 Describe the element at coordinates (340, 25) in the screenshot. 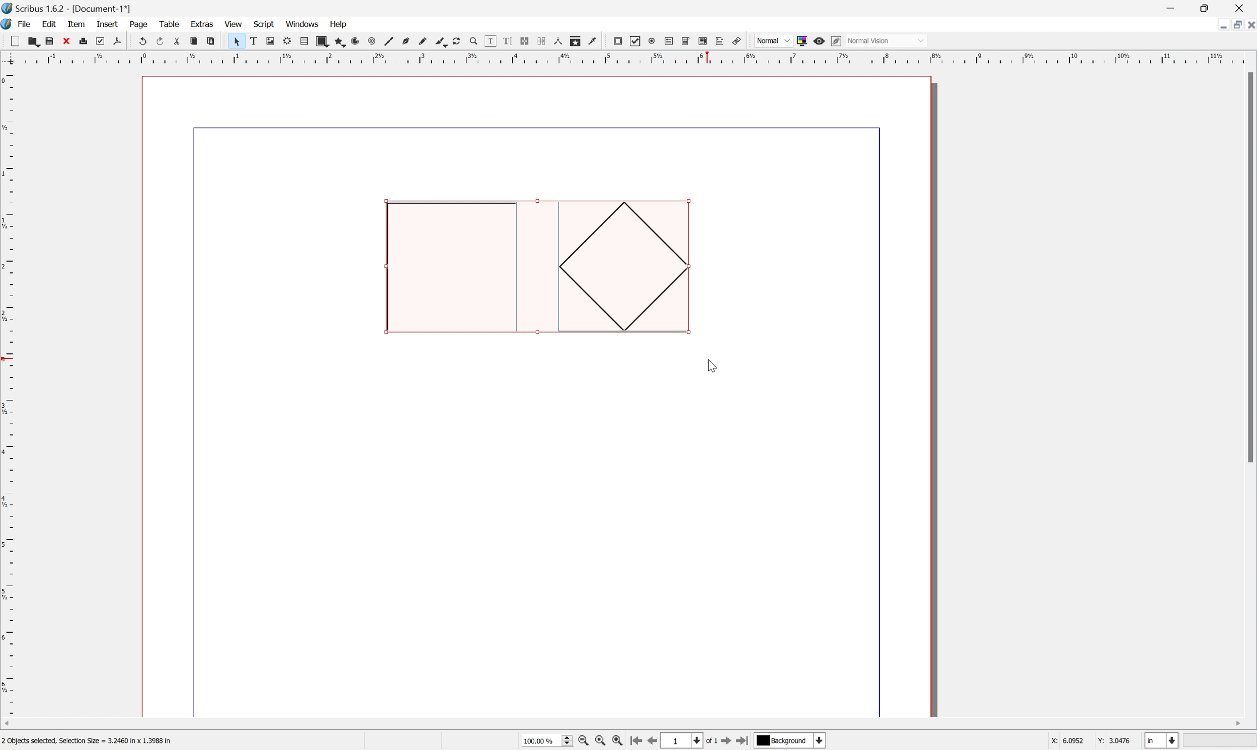

I see `help` at that location.